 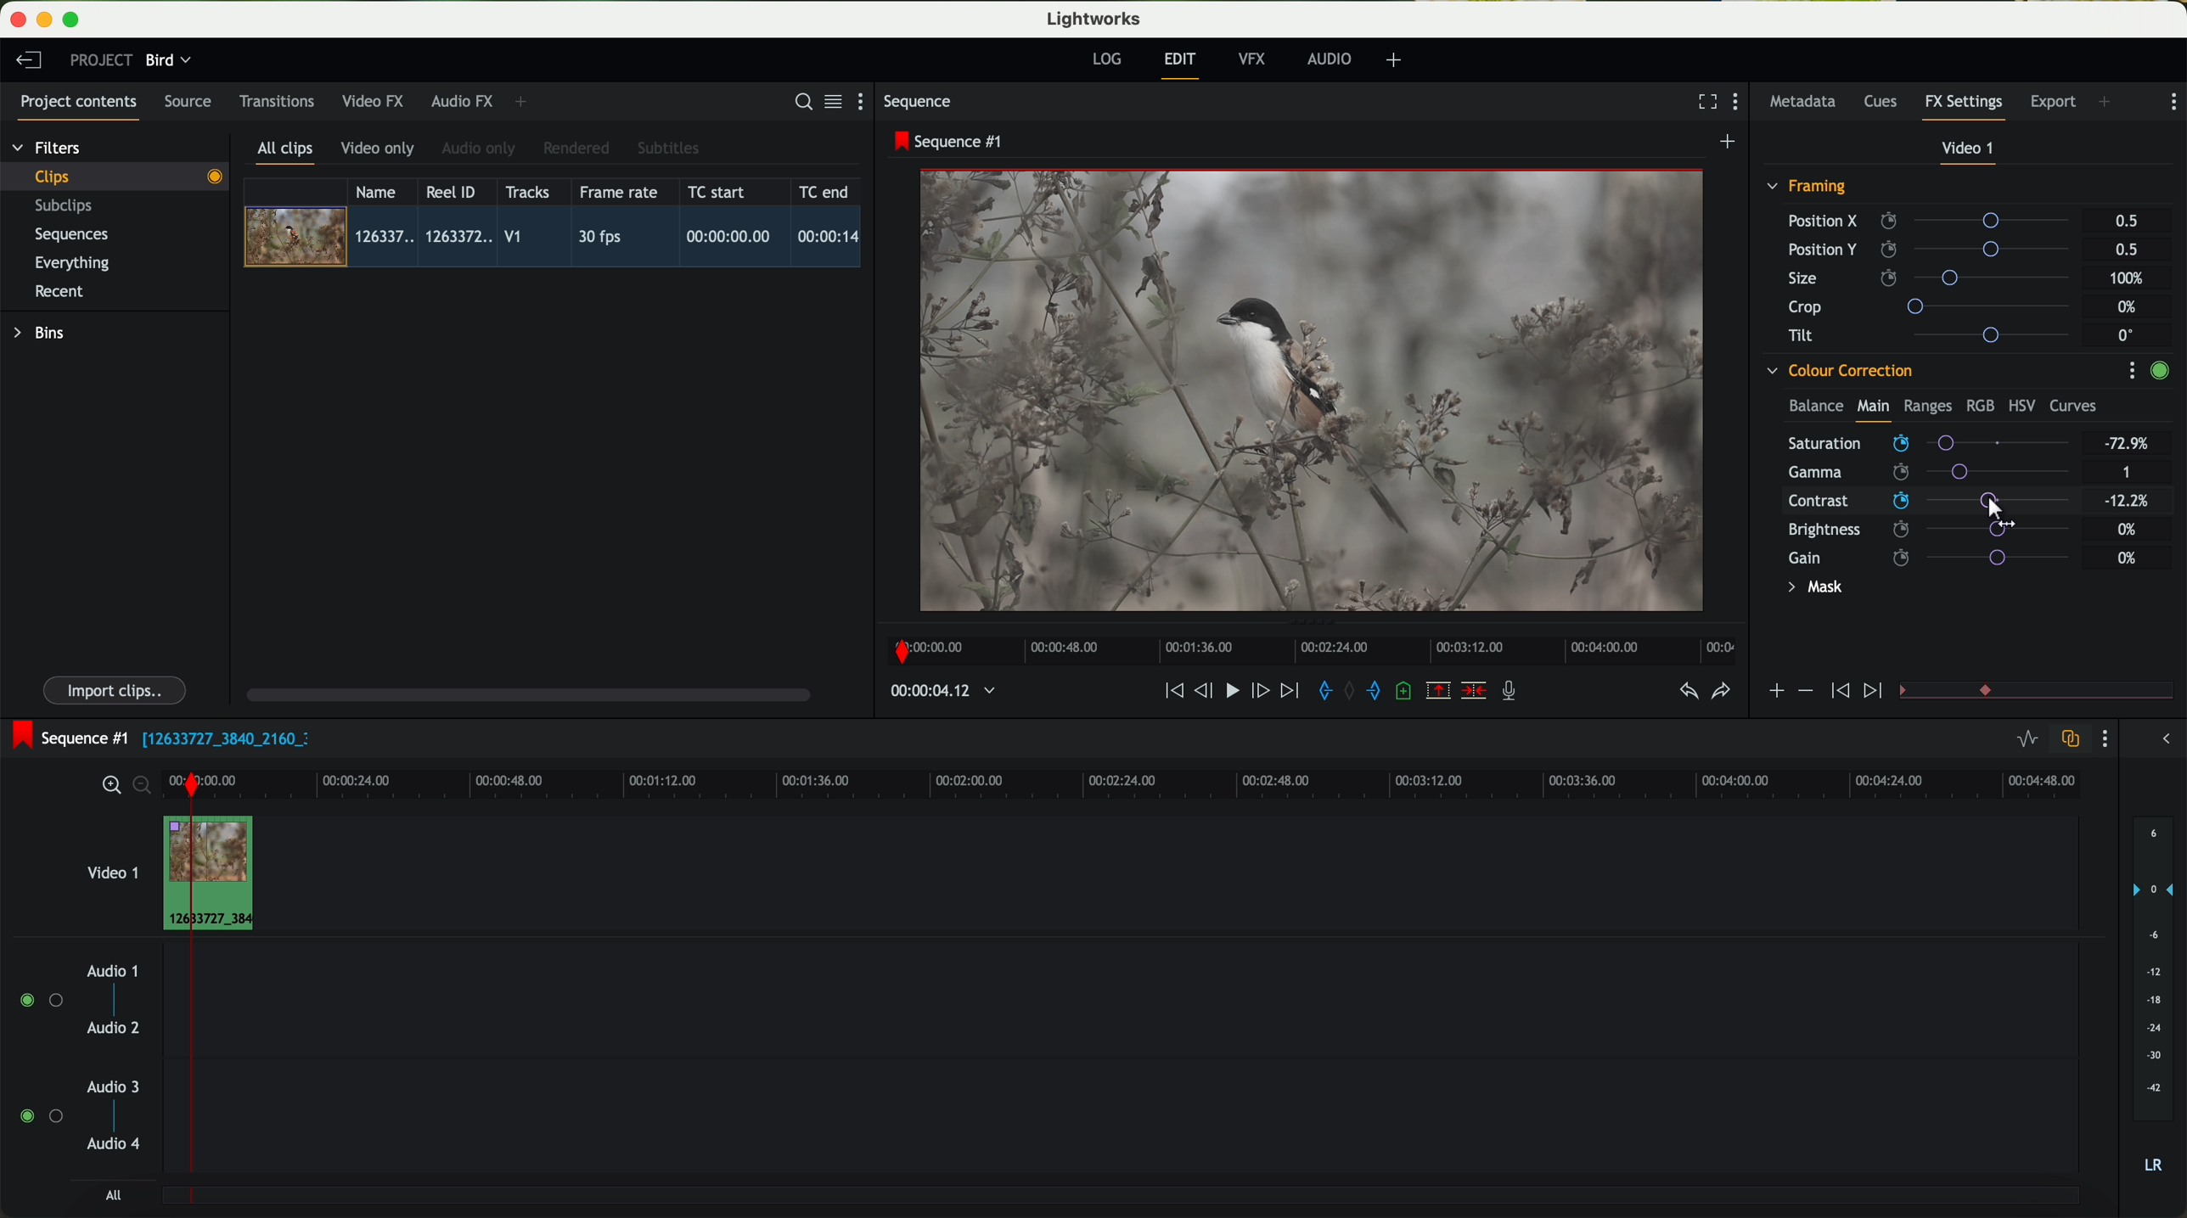 I want to click on recent, so click(x=59, y=294).